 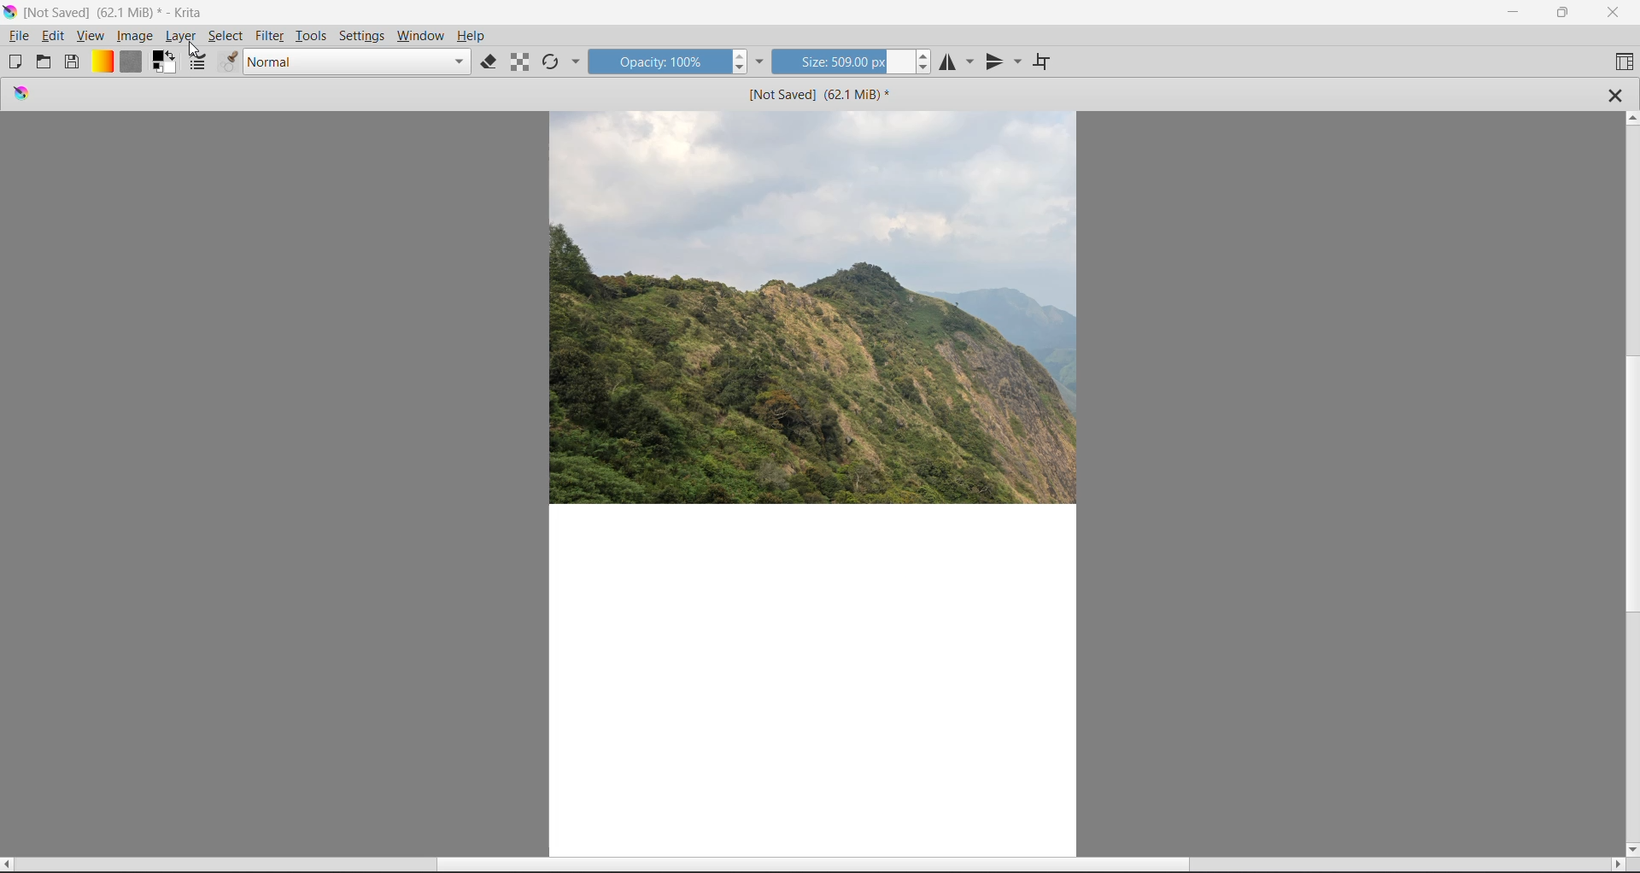 I want to click on Windows, so click(x=421, y=36).